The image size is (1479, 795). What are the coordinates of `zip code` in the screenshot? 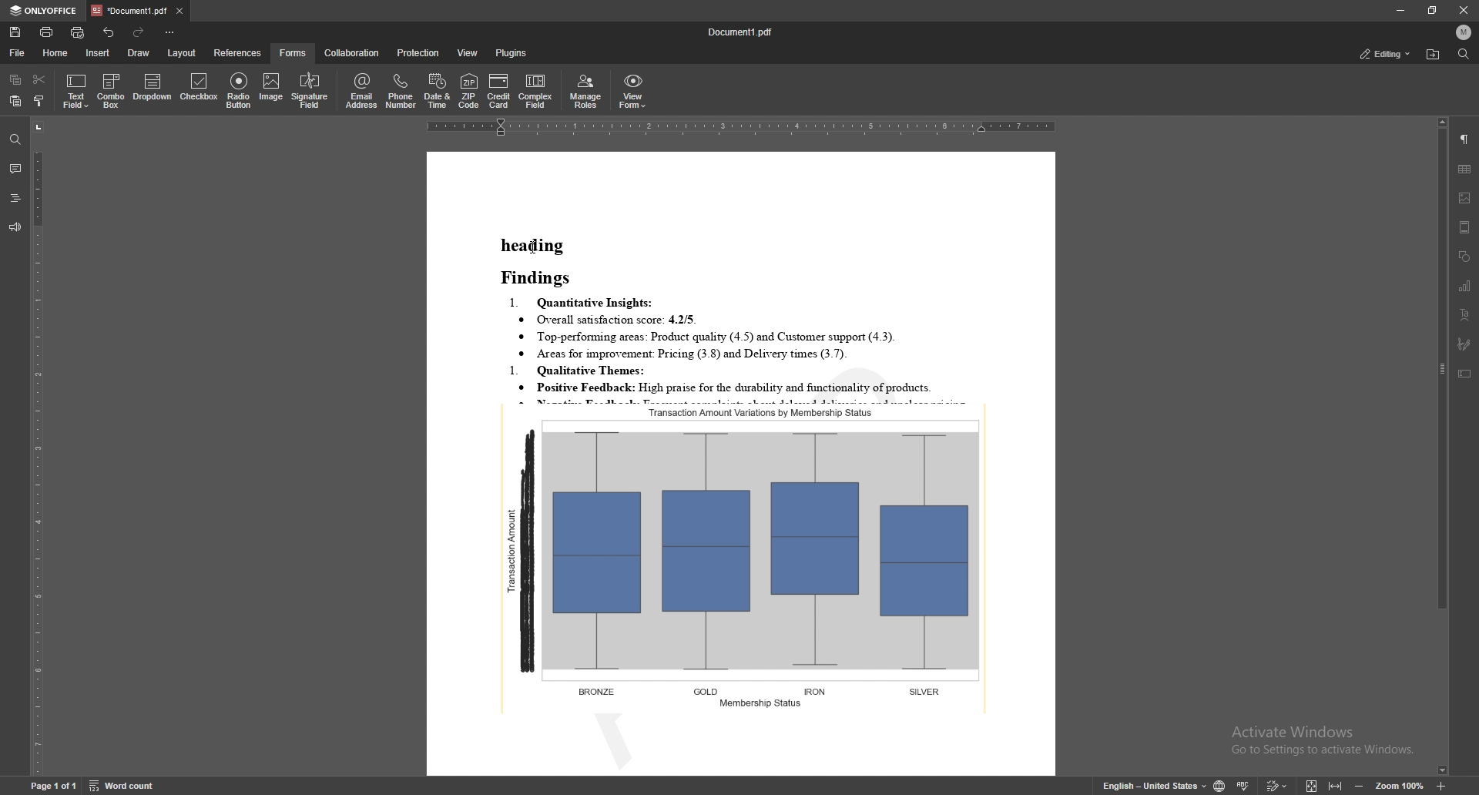 It's located at (469, 92).